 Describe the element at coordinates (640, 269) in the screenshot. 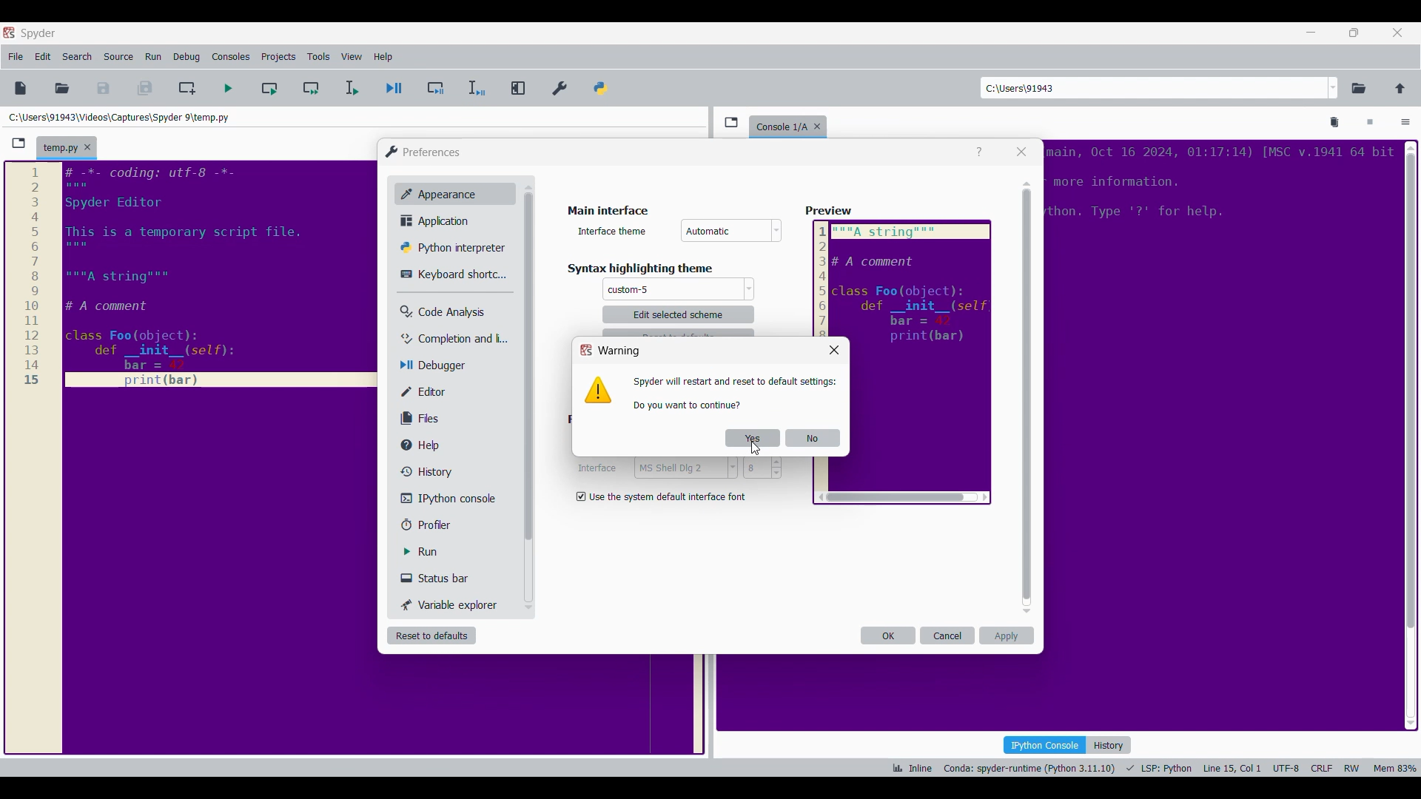

I see `Section title` at that location.